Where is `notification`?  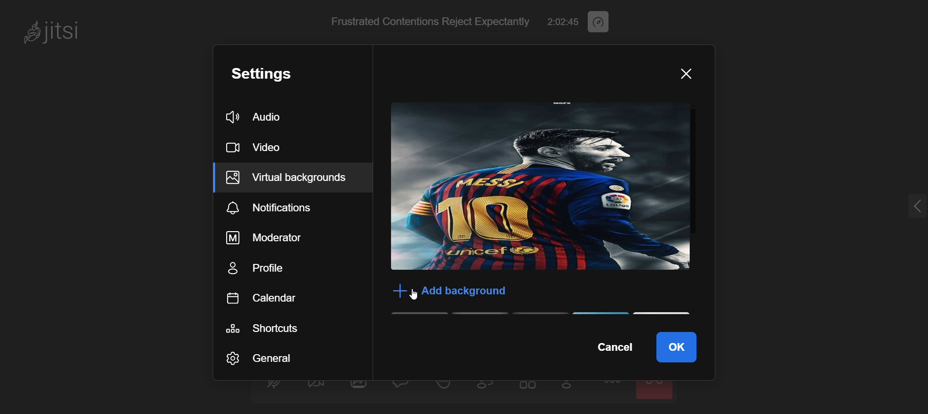 notification is located at coordinates (292, 207).